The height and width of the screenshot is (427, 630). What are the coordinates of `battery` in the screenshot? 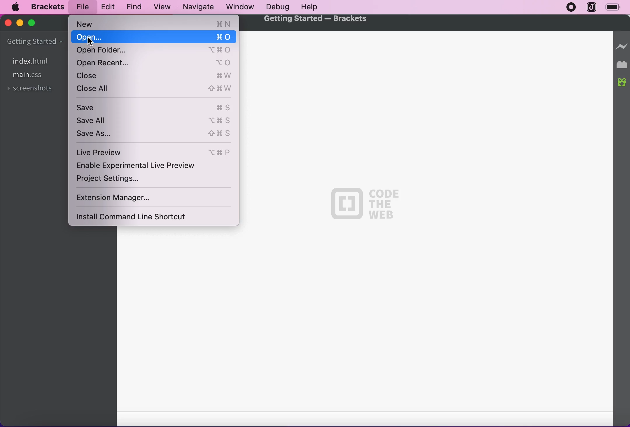 It's located at (616, 8).